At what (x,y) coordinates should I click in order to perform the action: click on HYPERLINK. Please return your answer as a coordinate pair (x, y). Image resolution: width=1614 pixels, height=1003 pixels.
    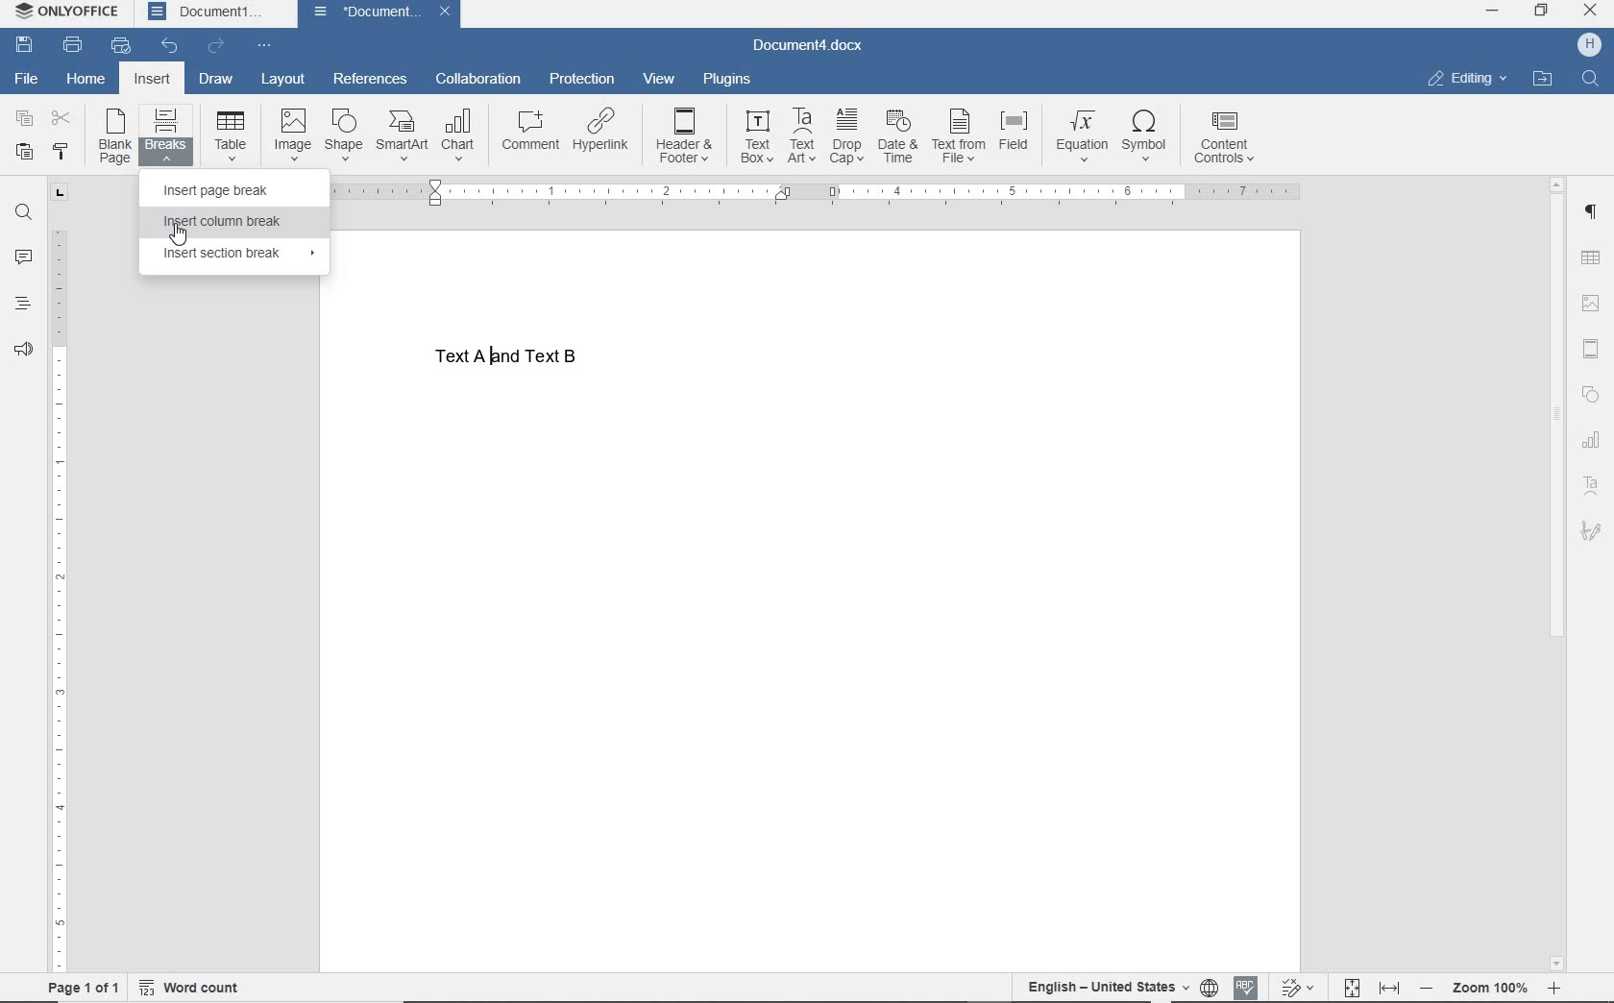
    Looking at the image, I should click on (601, 131).